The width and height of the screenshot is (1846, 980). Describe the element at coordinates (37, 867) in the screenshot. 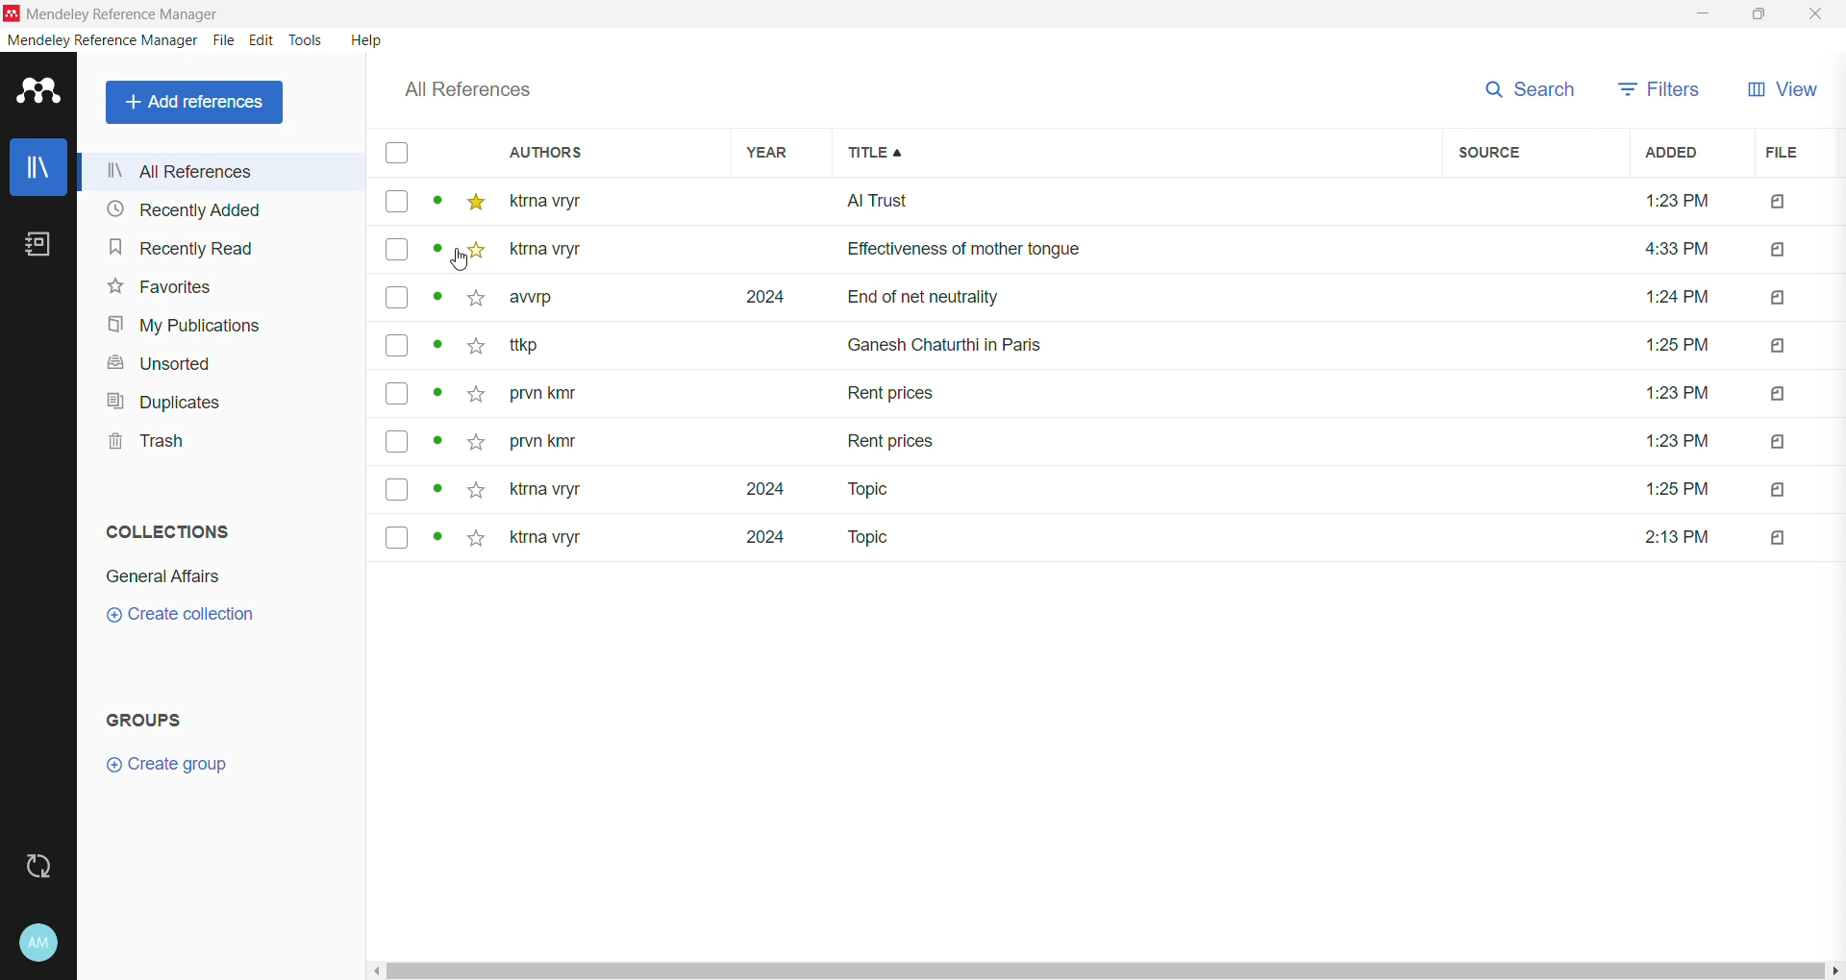

I see `Last sync` at that location.